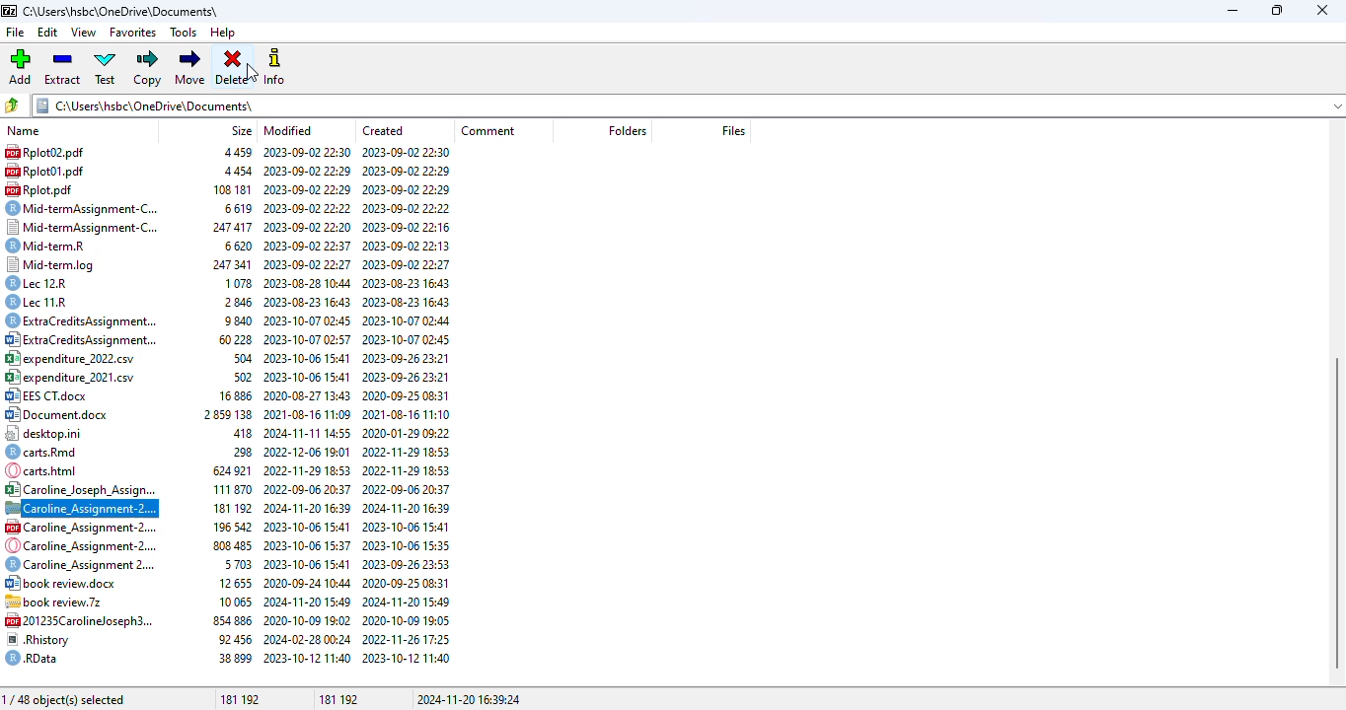 The width and height of the screenshot is (1346, 710). I want to click on files, so click(734, 130).